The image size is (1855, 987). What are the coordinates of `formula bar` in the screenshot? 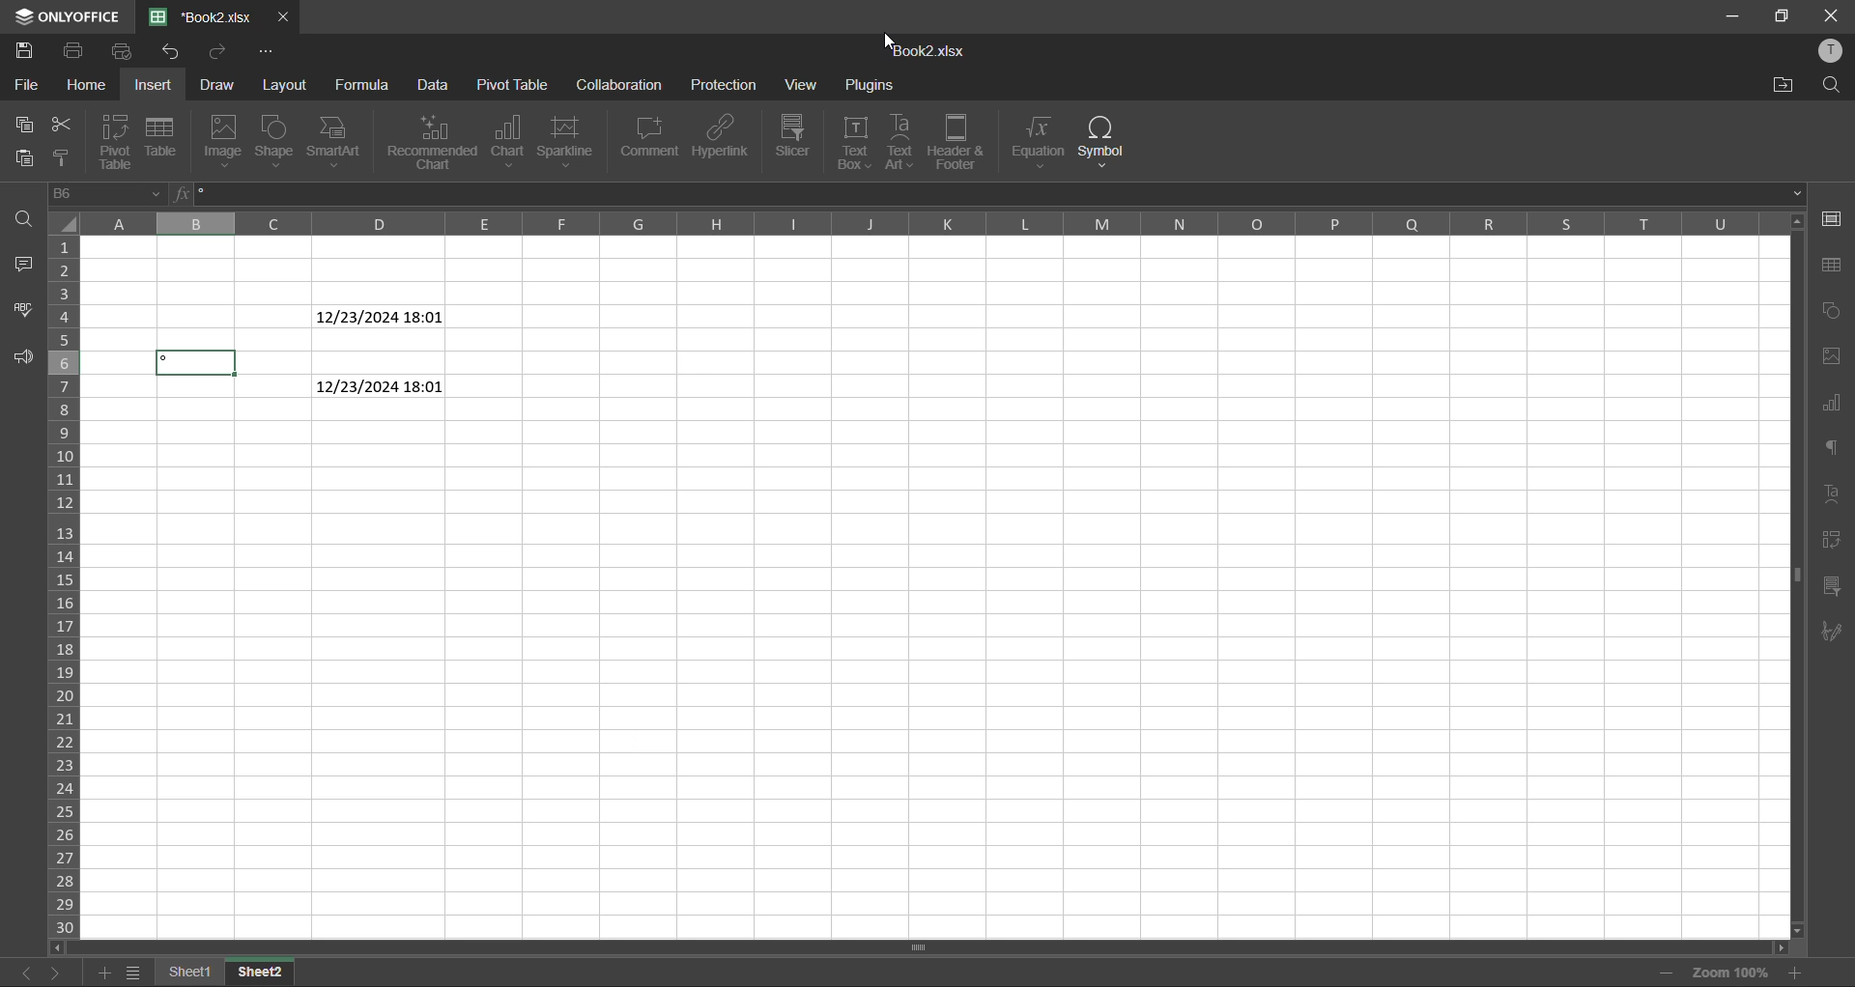 It's located at (989, 194).